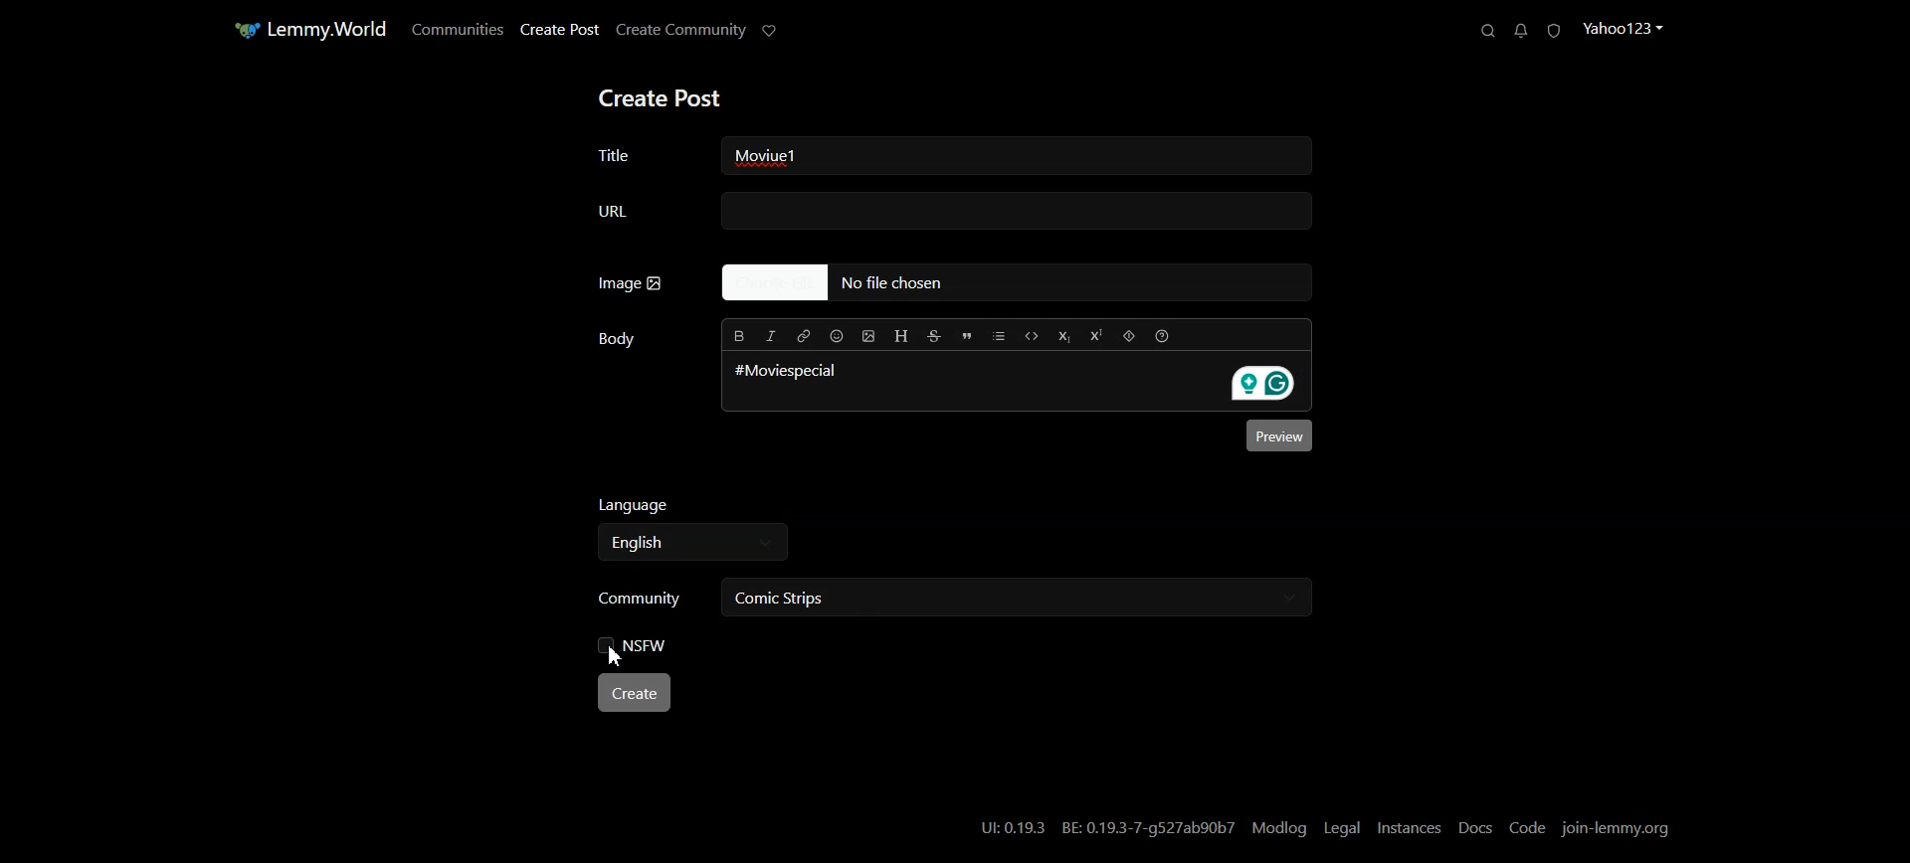  Describe the element at coordinates (1341, 827) in the screenshot. I see `Legal` at that location.